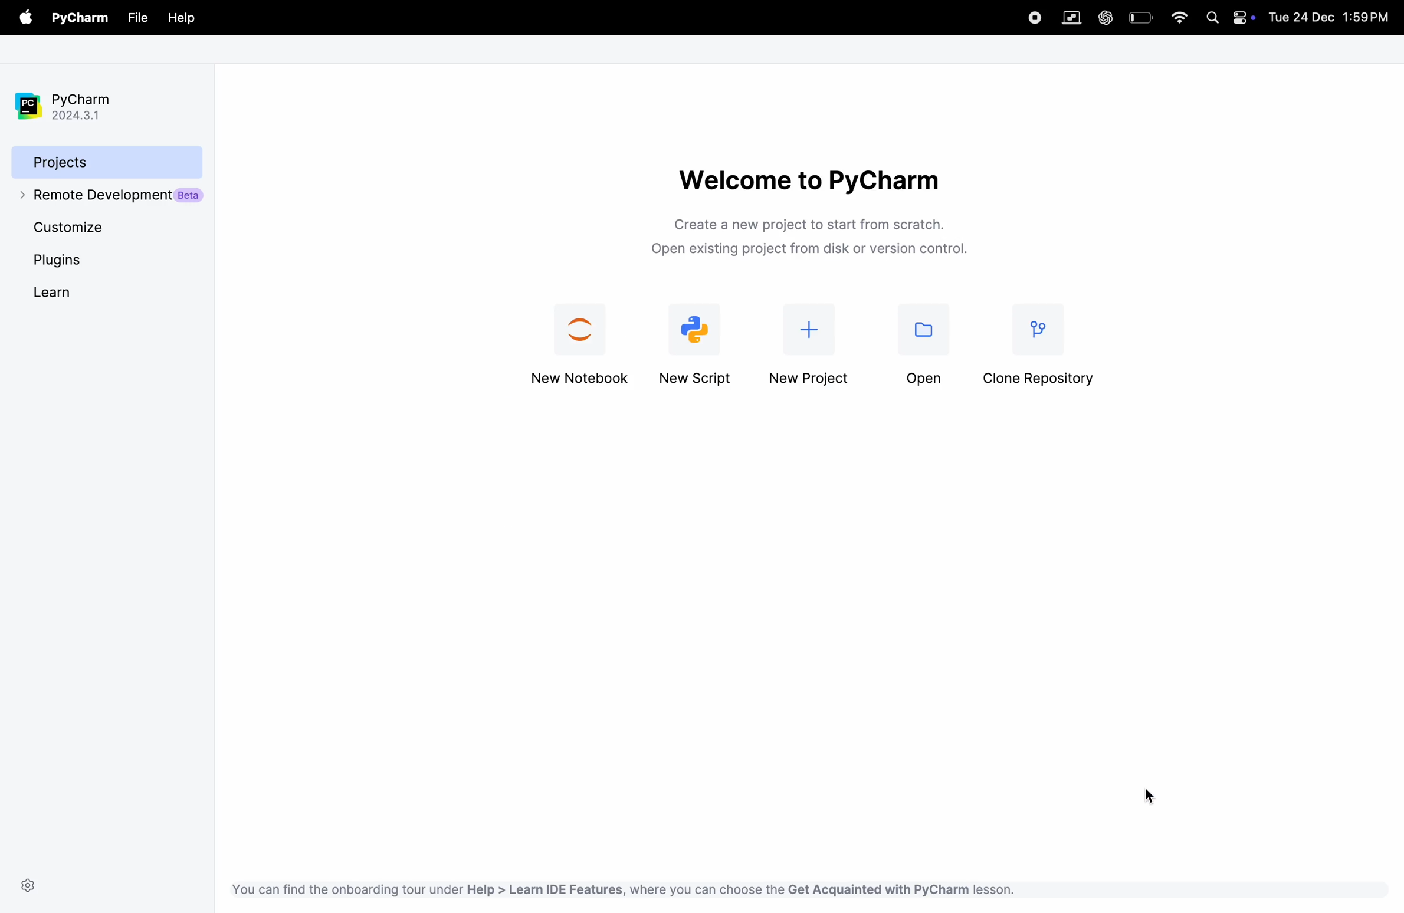 Image resolution: width=1404 pixels, height=913 pixels. What do you see at coordinates (577, 346) in the screenshot?
I see `new notw book` at bounding box center [577, 346].